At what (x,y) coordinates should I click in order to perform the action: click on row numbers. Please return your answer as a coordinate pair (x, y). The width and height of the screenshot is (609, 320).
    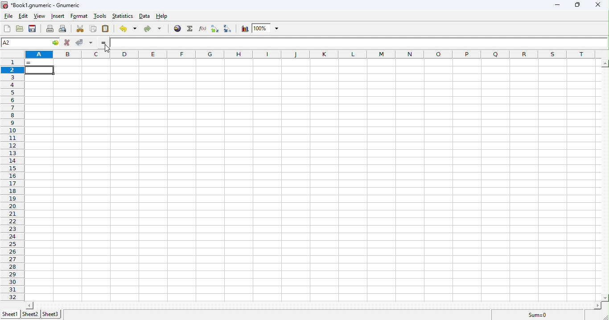
    Looking at the image, I should click on (13, 180).